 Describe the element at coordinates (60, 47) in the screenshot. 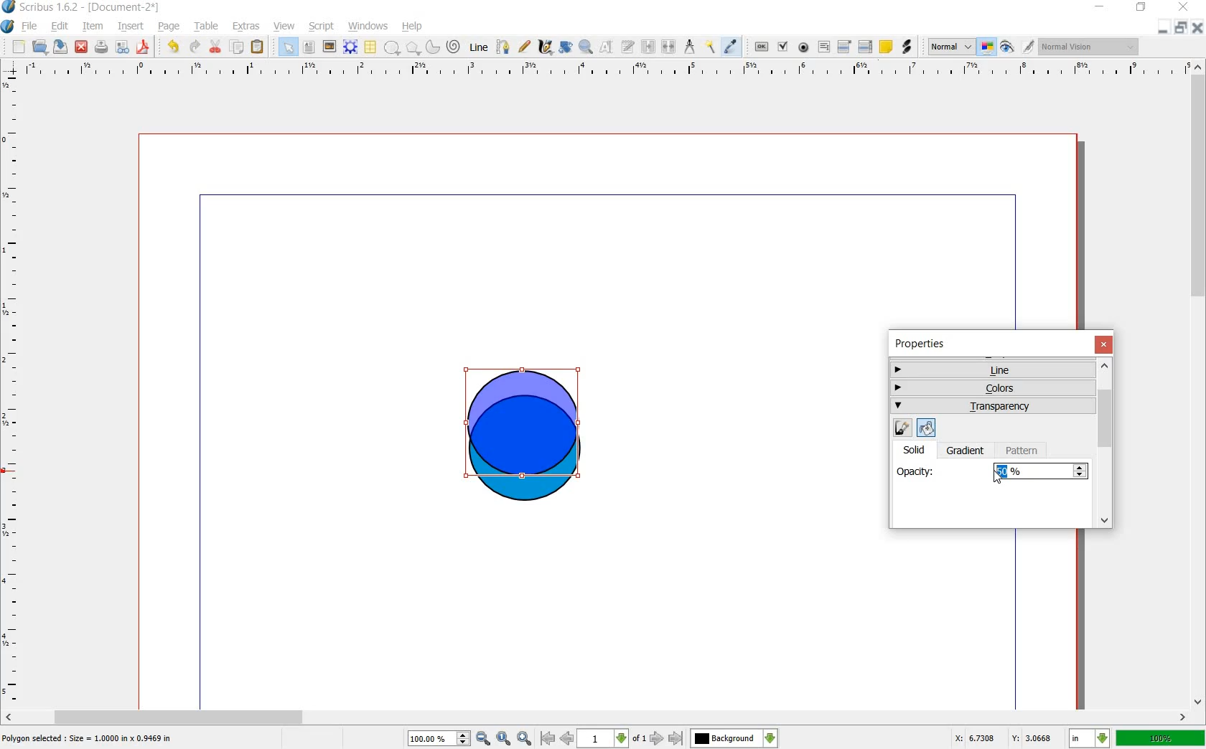

I see `save` at that location.